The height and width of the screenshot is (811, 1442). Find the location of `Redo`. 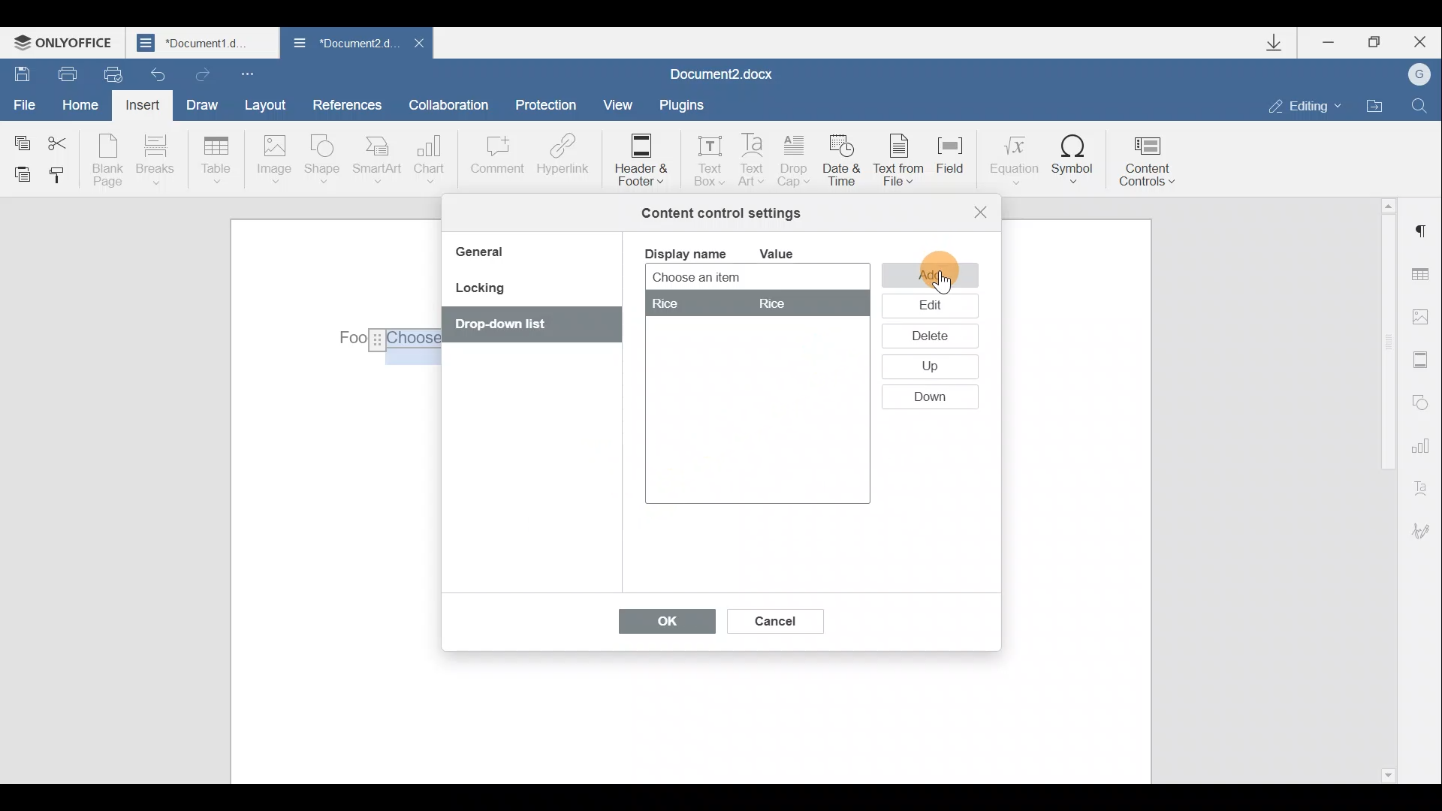

Redo is located at coordinates (200, 71).